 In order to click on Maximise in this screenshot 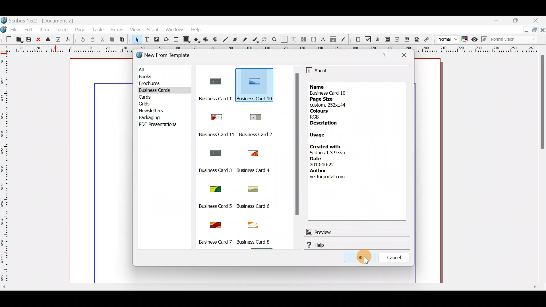, I will do `click(535, 30)`.